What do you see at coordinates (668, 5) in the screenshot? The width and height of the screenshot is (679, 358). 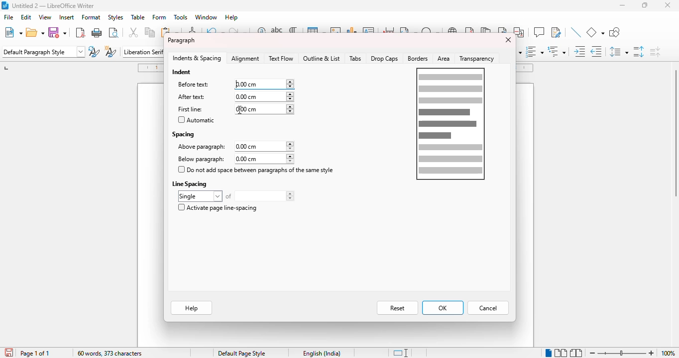 I see `close` at bounding box center [668, 5].